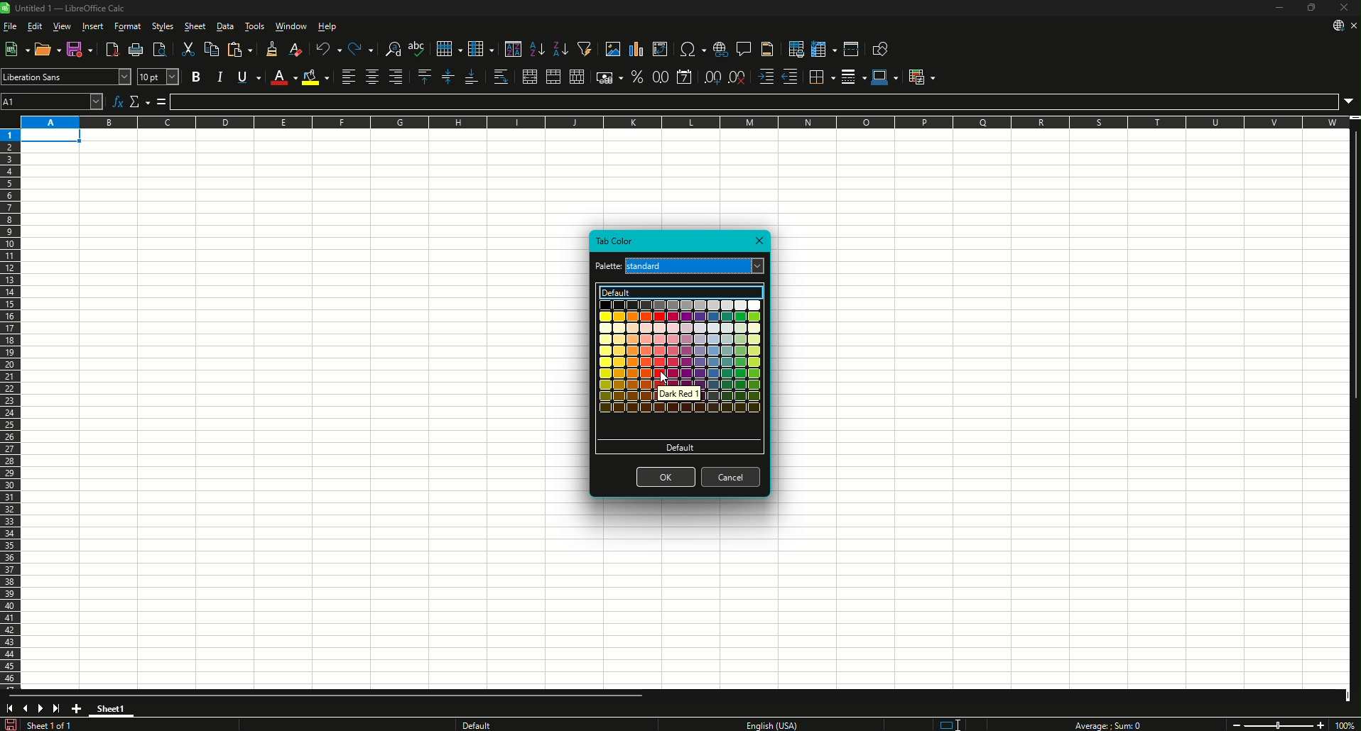 The image size is (1361, 731). What do you see at coordinates (1338, 26) in the screenshot?
I see `Download from web` at bounding box center [1338, 26].